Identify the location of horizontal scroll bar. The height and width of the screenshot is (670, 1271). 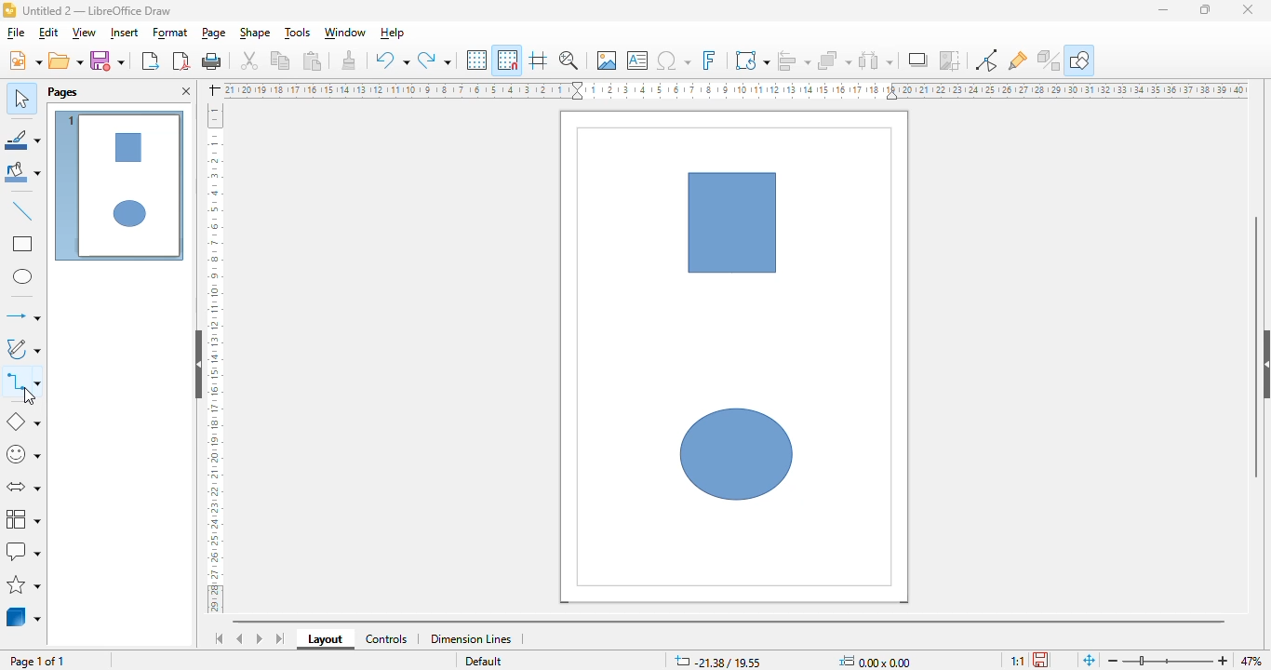
(732, 619).